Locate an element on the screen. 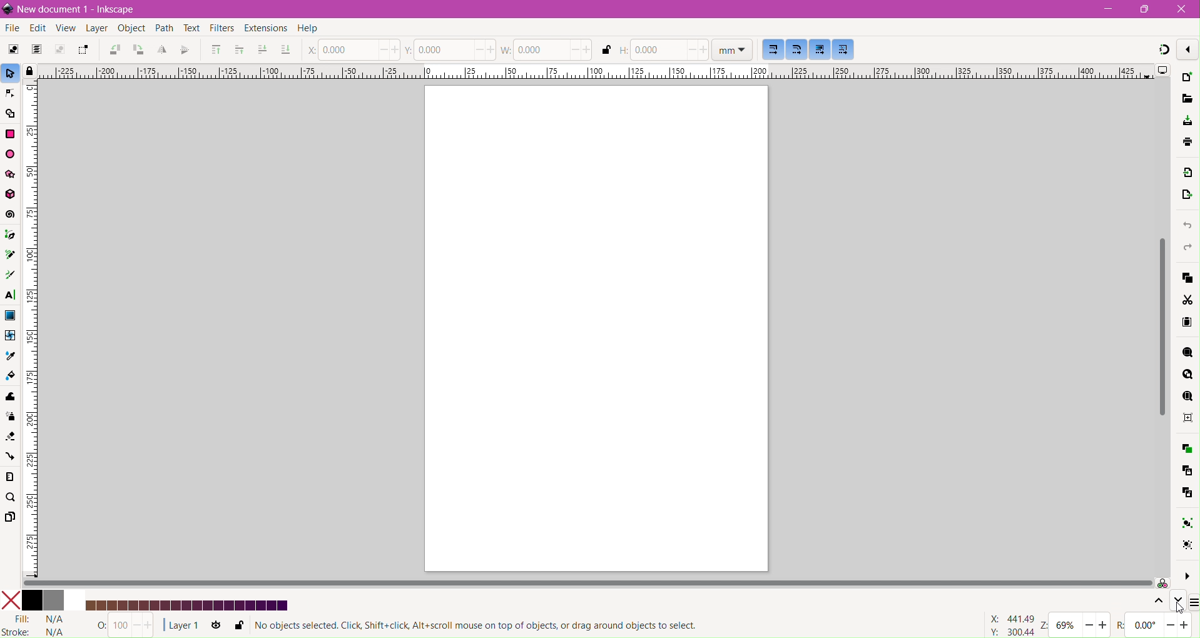 The image size is (1200, 638). Set the position of Y coordinate of the cursor is located at coordinates (450, 49).